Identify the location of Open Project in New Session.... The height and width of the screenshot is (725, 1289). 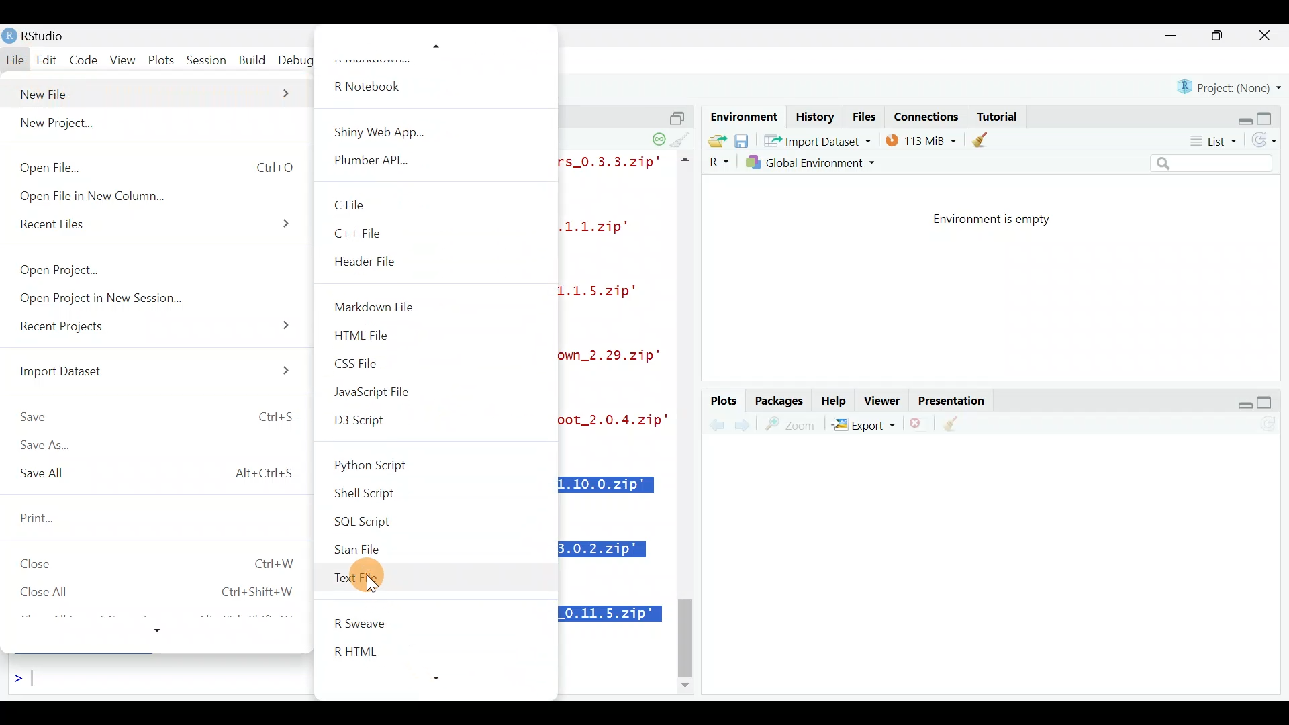
(122, 298).